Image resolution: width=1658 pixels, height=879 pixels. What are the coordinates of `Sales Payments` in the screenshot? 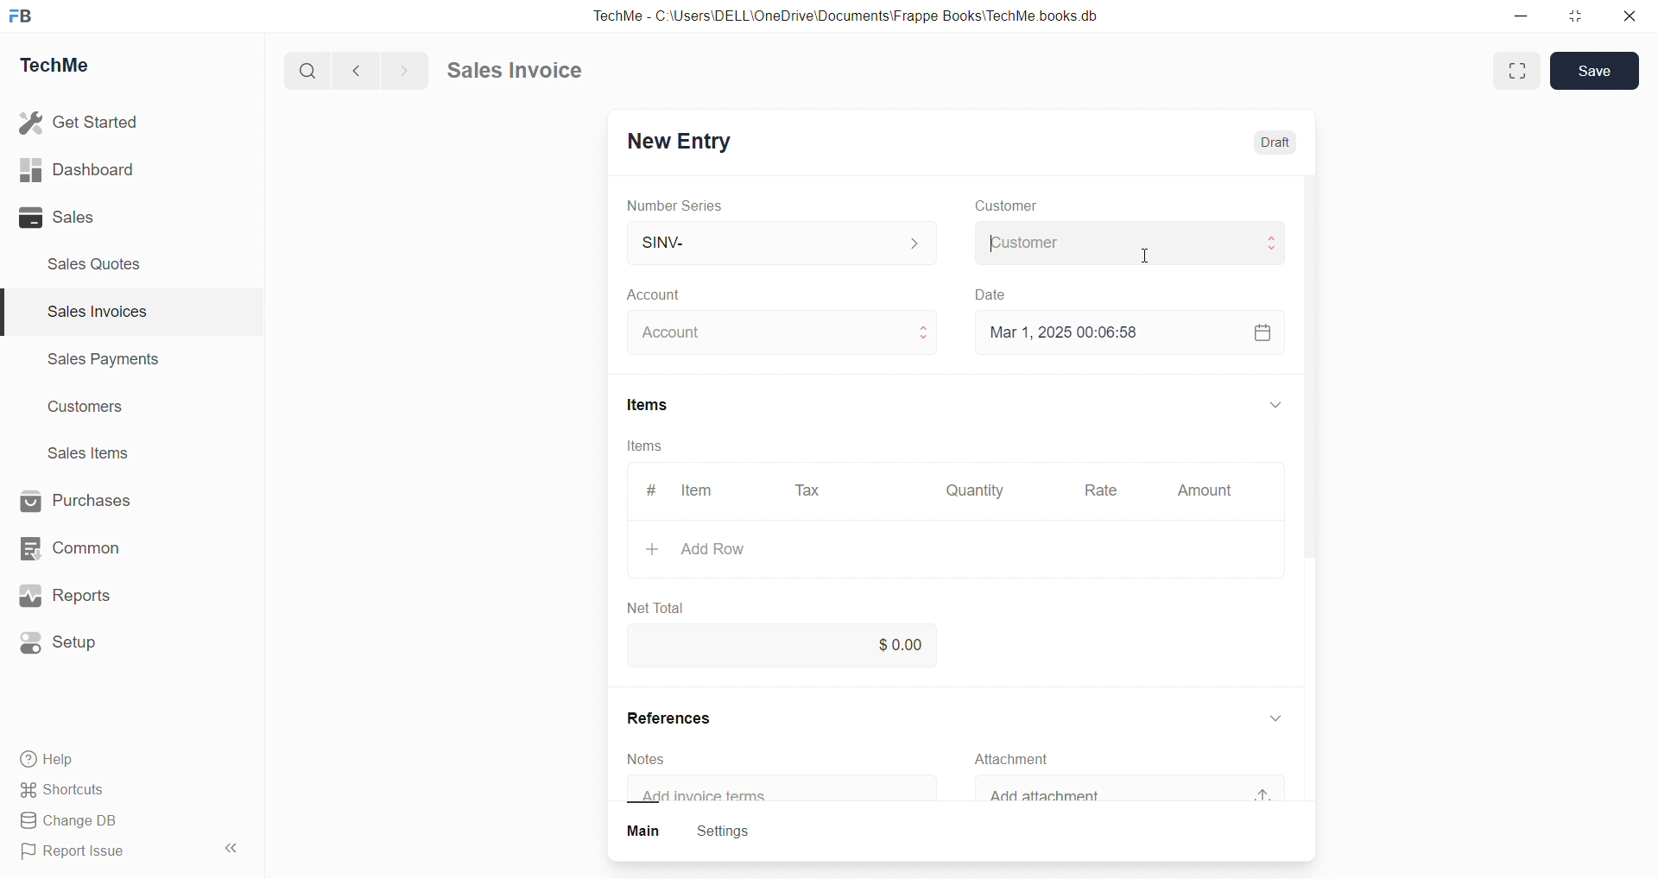 It's located at (95, 362).